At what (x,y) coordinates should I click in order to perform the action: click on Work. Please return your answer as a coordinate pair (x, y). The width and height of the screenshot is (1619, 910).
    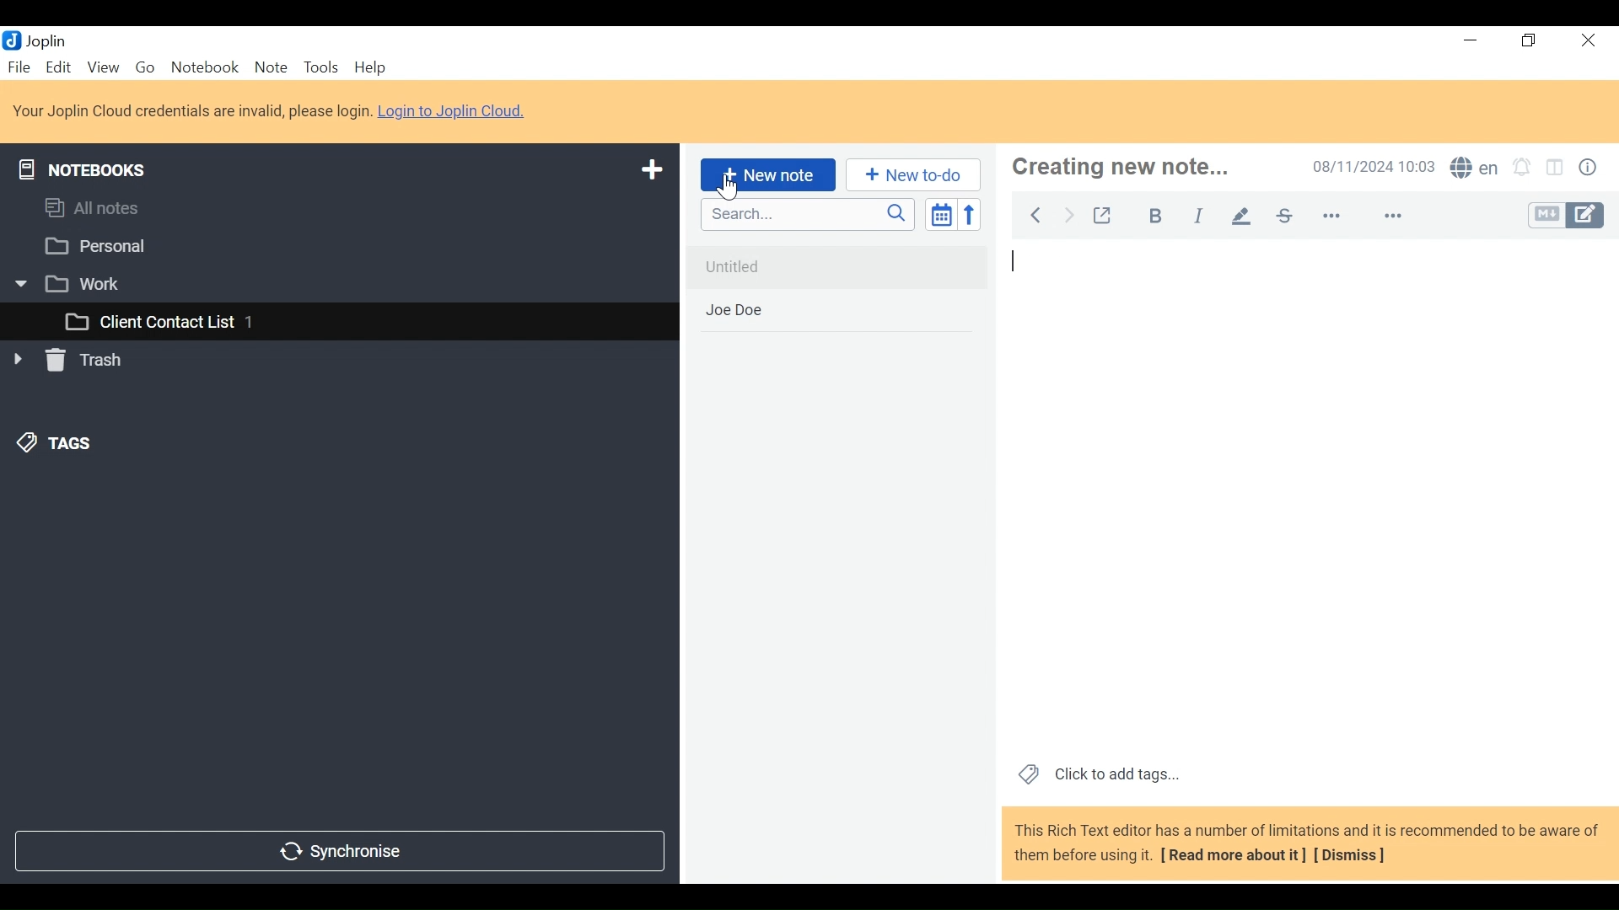
    Looking at the image, I should click on (329, 283).